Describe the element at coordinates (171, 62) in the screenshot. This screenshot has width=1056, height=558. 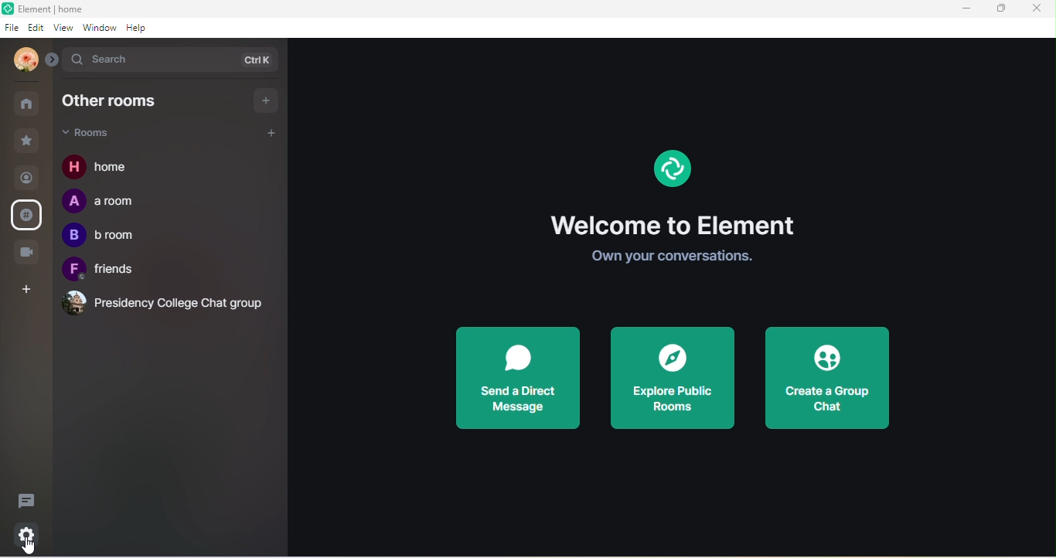
I see `search` at that location.